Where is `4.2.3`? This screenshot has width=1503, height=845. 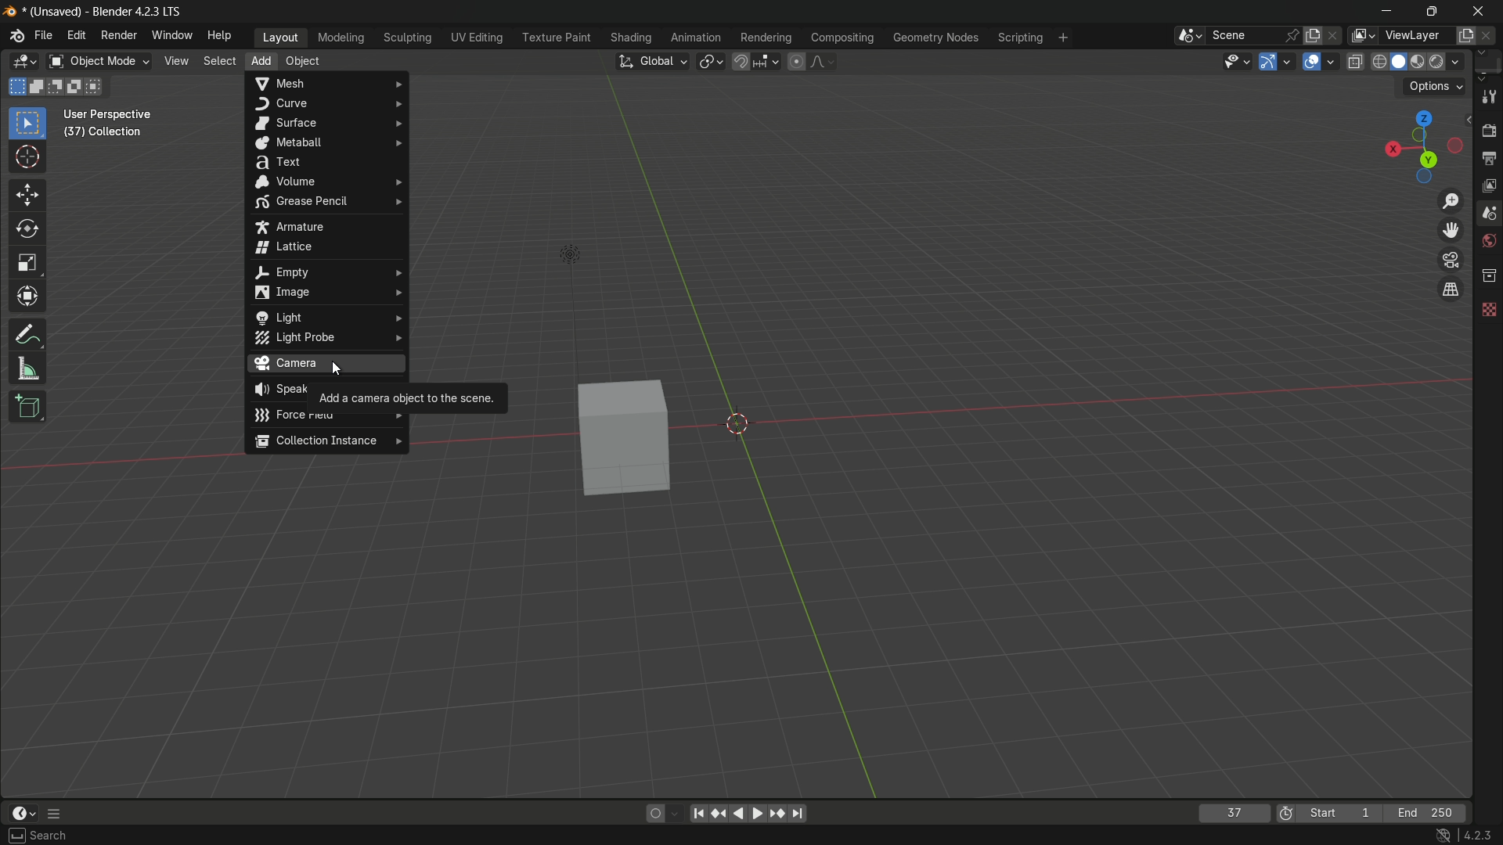 4.2.3 is located at coordinates (1451, 837).